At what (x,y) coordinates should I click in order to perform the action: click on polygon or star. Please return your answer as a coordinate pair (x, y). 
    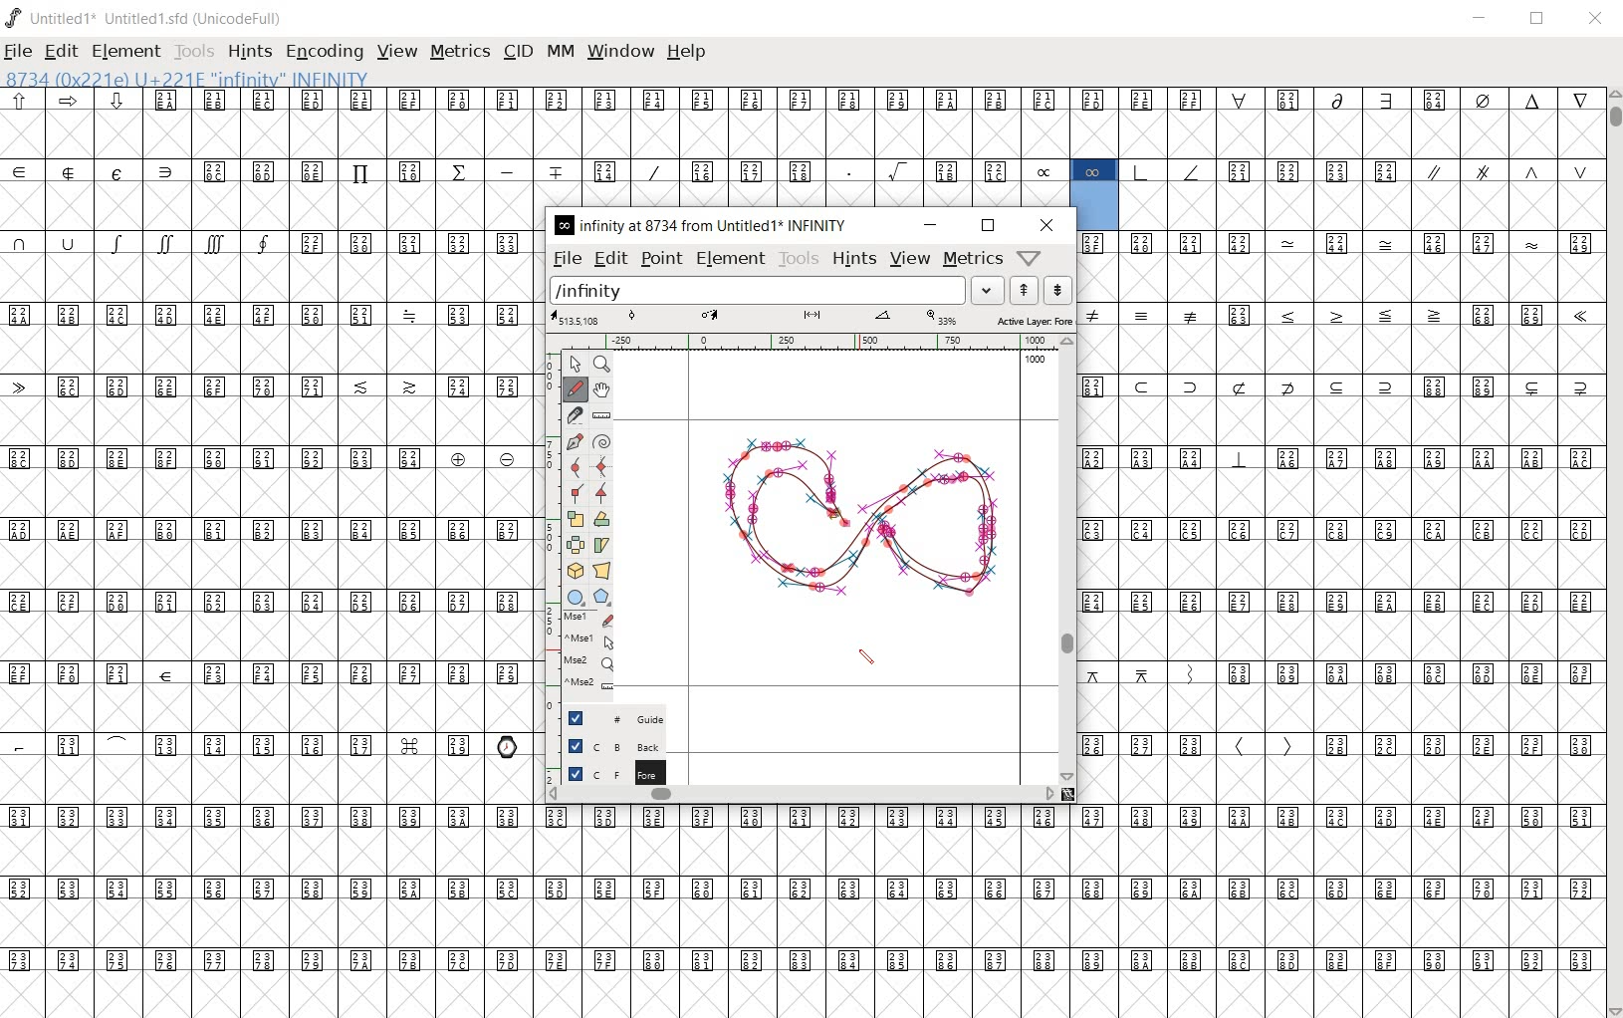
    Looking at the image, I should click on (603, 596).